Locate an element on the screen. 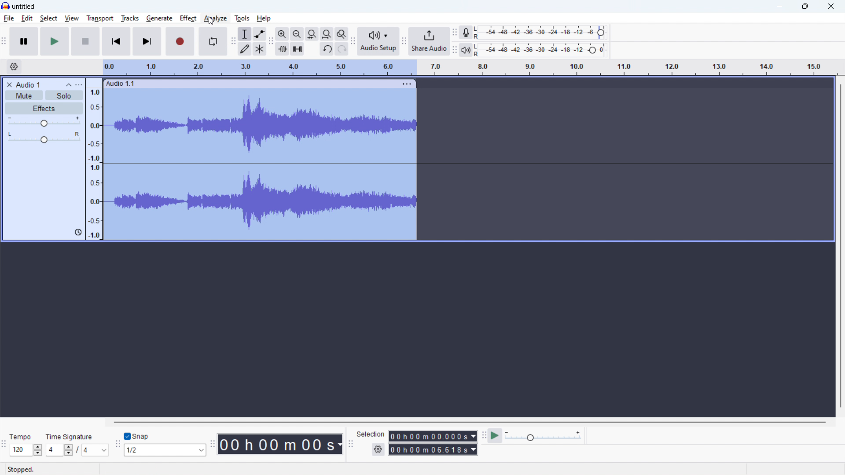 This screenshot has height=475, width=845. draw tool is located at coordinates (245, 48).